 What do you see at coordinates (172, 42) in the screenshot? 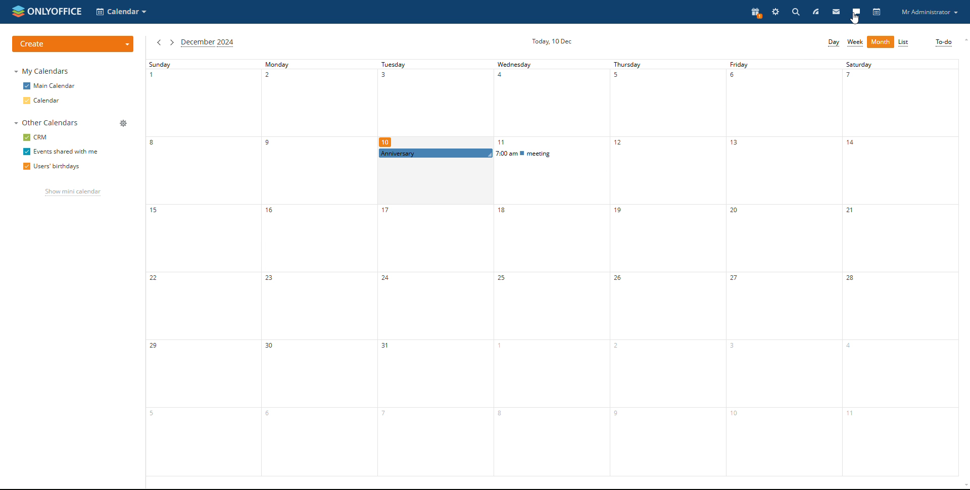
I see `next month` at bounding box center [172, 42].